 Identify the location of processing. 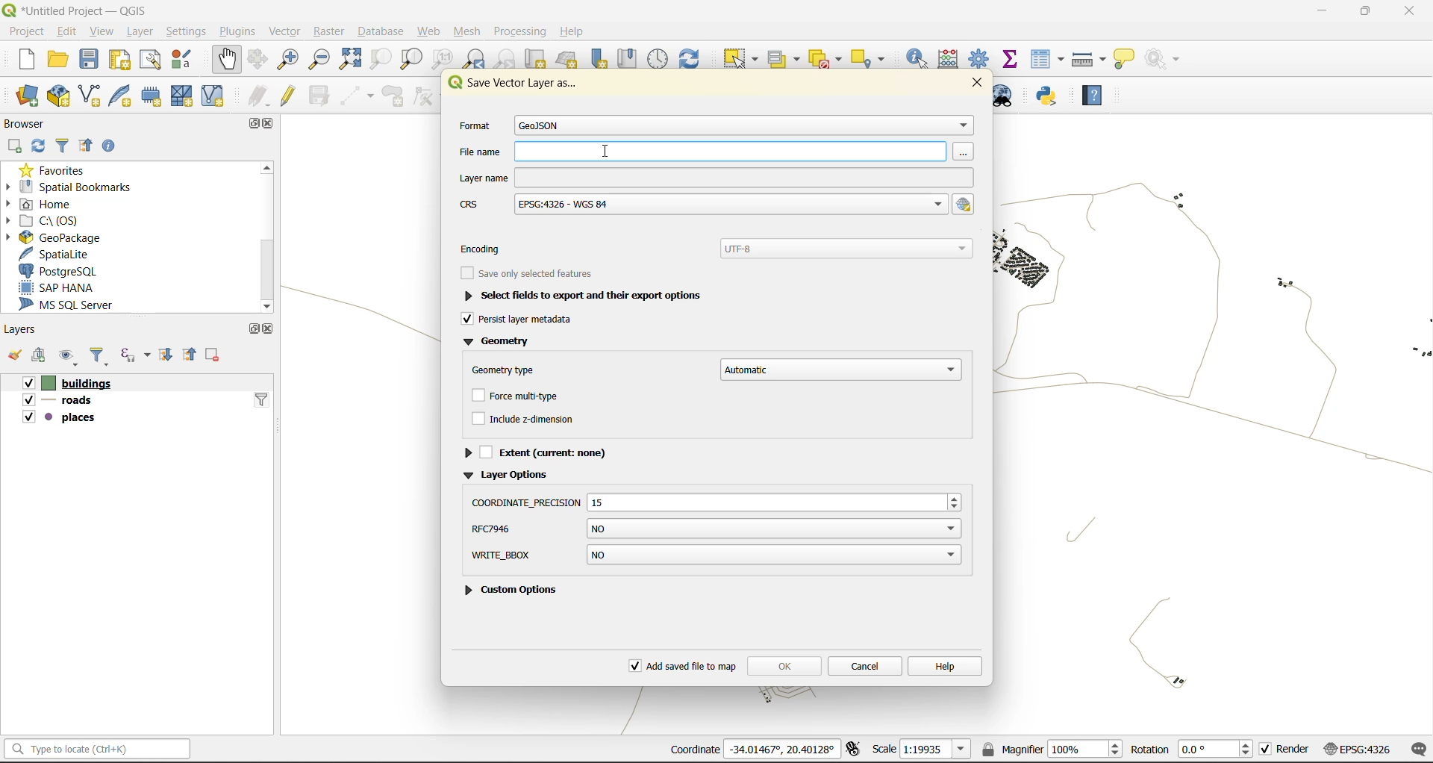
(519, 31).